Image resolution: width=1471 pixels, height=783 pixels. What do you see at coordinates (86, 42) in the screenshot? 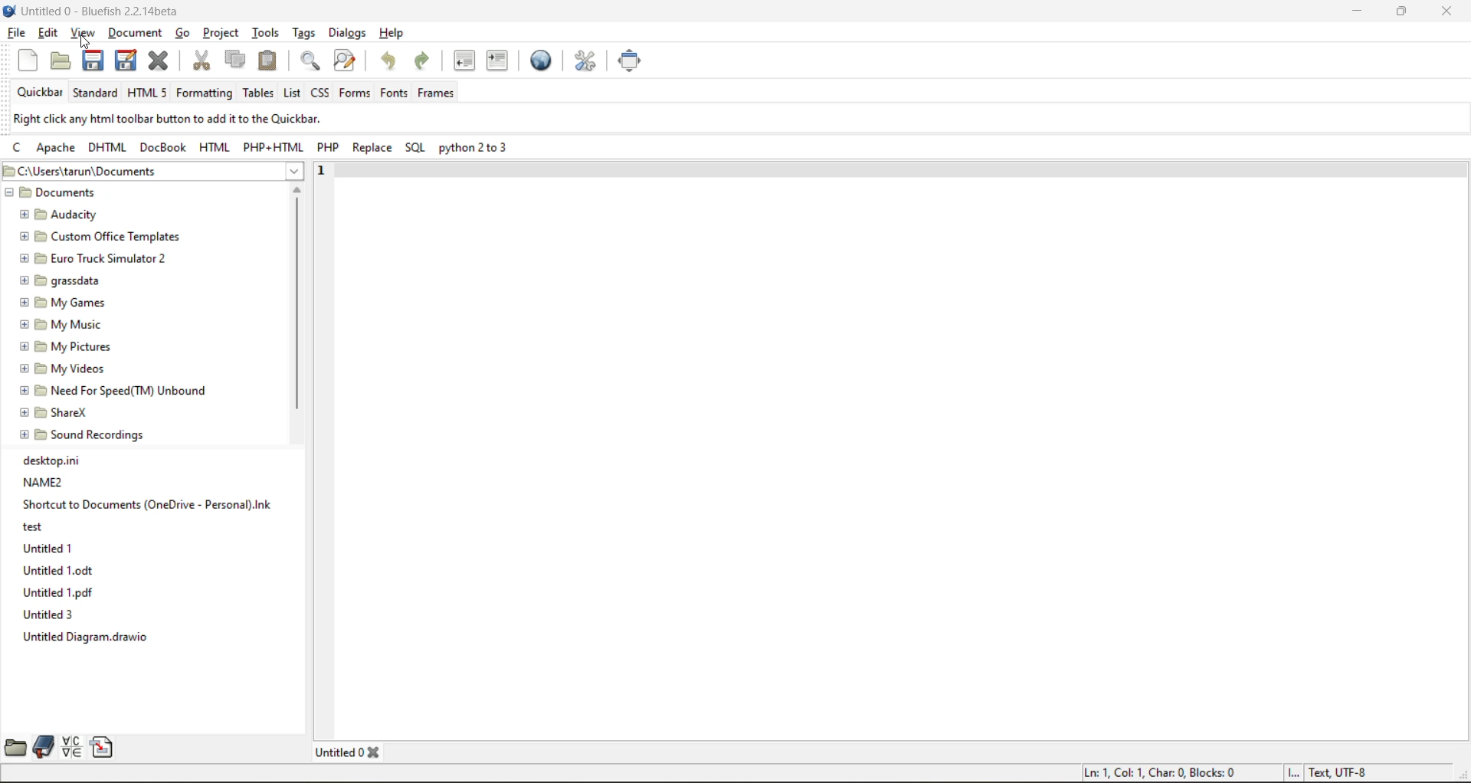
I see `cursor` at bounding box center [86, 42].